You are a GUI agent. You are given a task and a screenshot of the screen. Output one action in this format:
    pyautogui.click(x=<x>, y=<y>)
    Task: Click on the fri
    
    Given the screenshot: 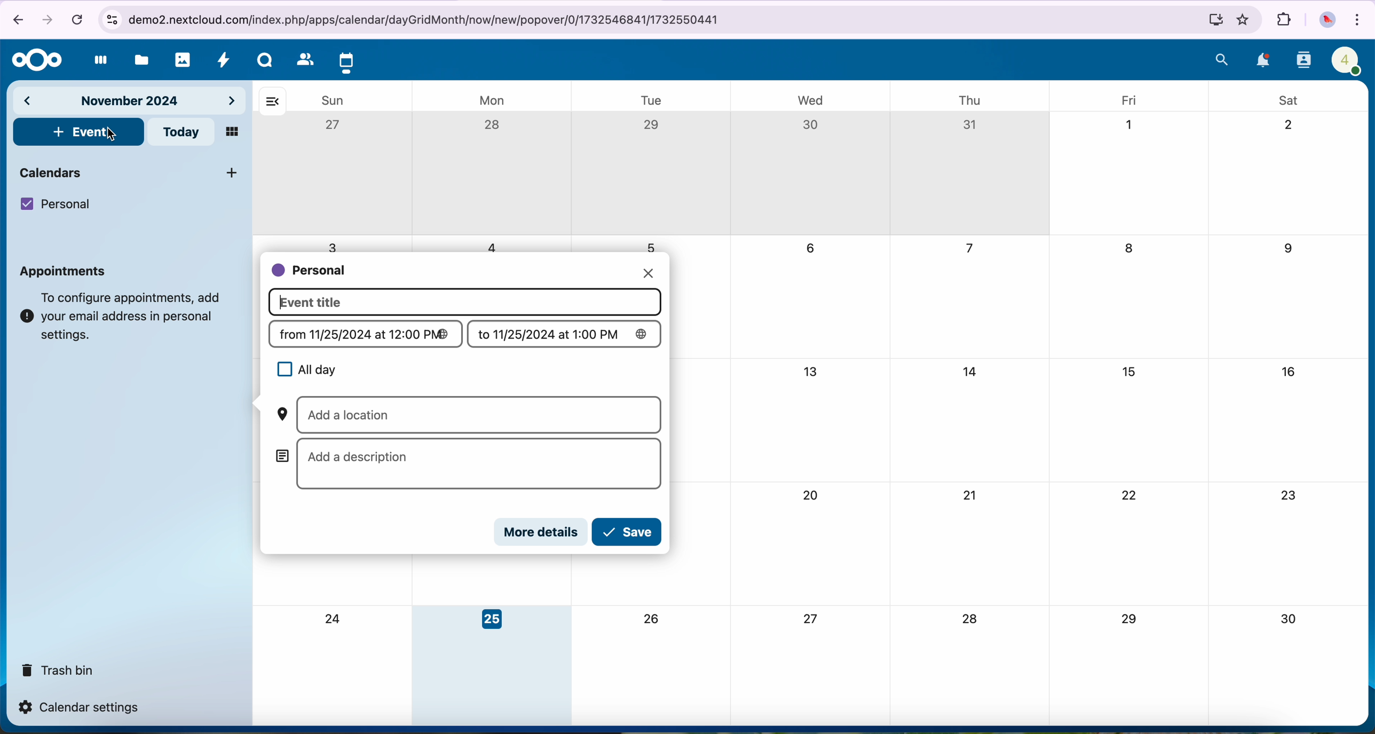 What is the action you would take?
    pyautogui.click(x=1126, y=98)
    